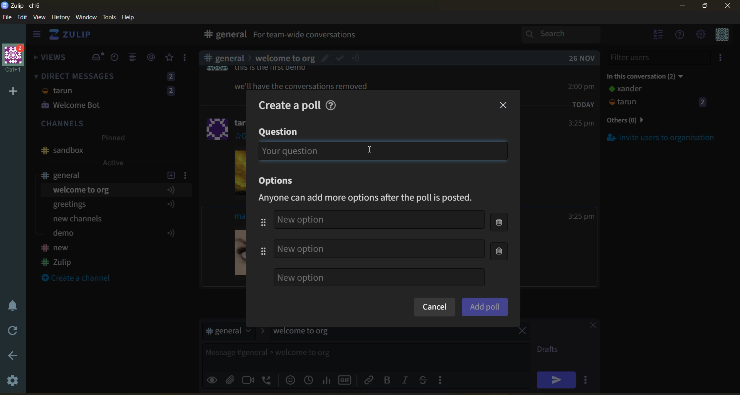 Image resolution: width=740 pixels, height=395 pixels. Describe the element at coordinates (728, 8) in the screenshot. I see `close` at that location.